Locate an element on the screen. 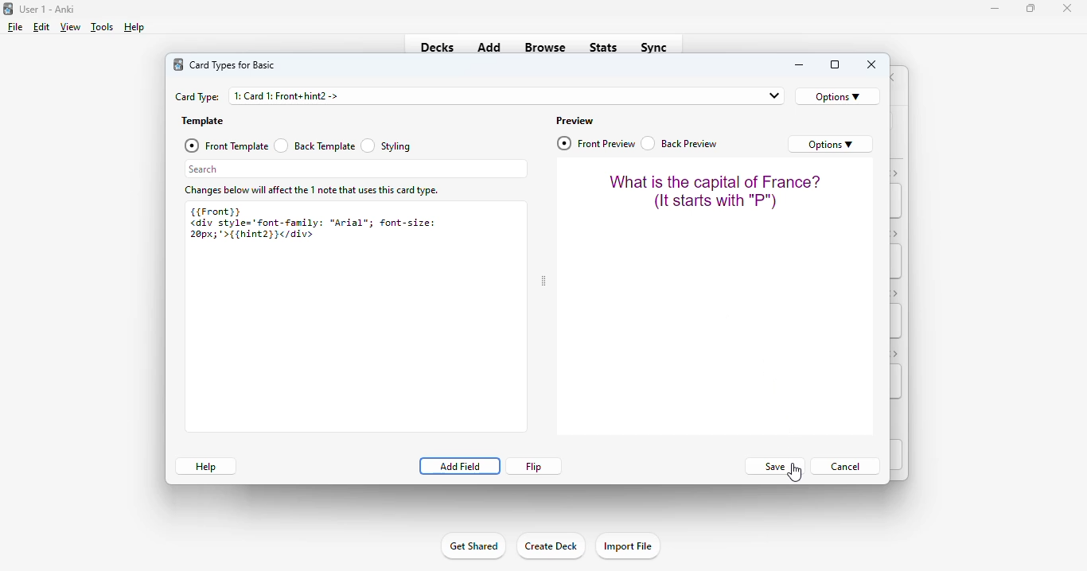 This screenshot has width=1087, height=571. {{Front}} is located at coordinates (216, 210).